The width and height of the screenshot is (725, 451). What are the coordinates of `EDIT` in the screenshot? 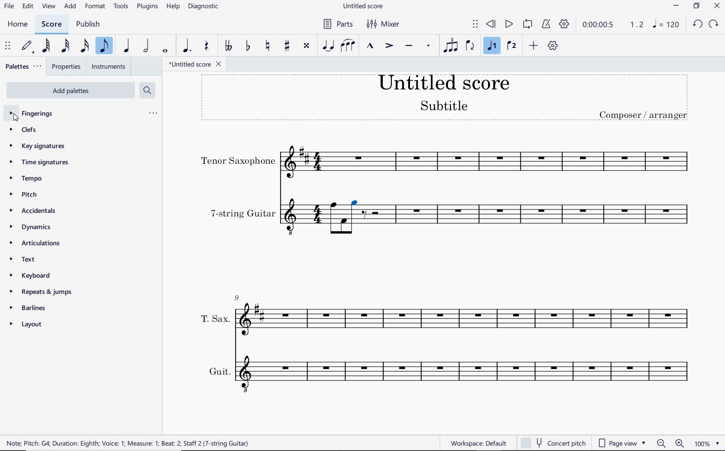 It's located at (27, 7).